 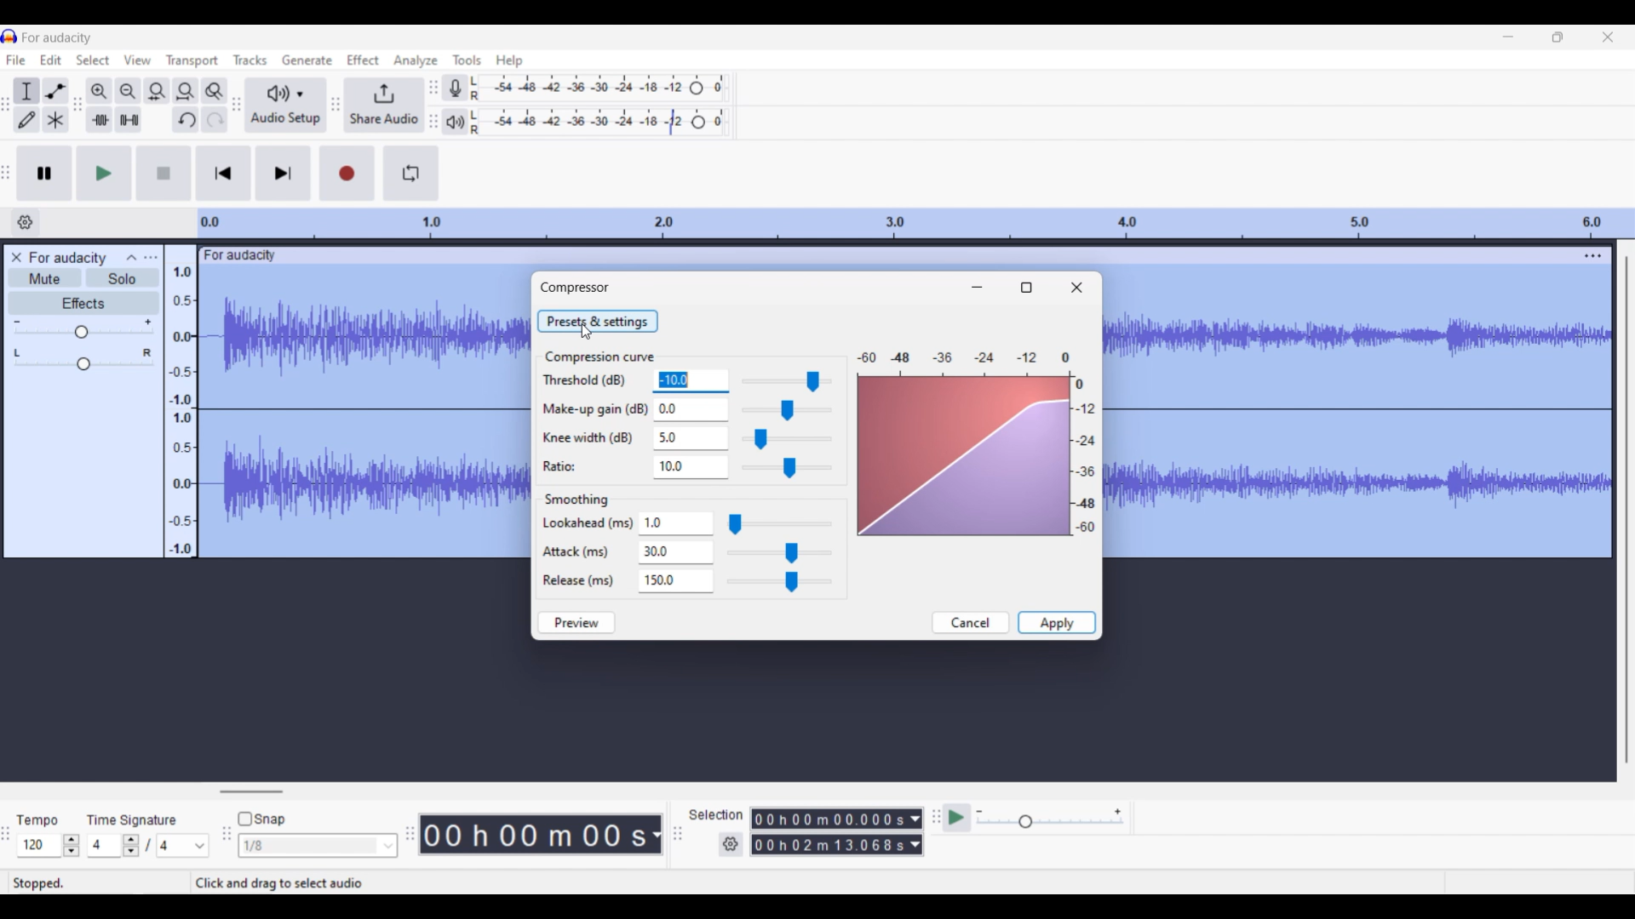 What do you see at coordinates (780, 581) in the screenshot?
I see `Release slider` at bounding box center [780, 581].